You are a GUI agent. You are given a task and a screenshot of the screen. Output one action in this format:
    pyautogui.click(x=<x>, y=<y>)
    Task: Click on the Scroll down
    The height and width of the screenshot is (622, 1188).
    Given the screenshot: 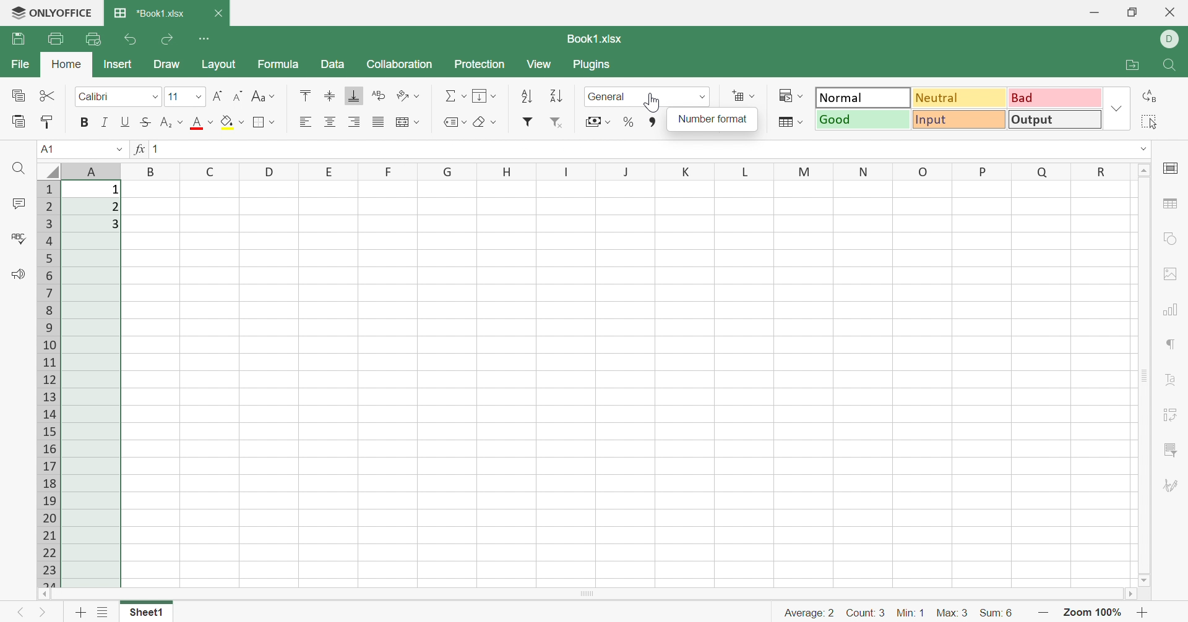 What is the action you would take?
    pyautogui.click(x=1143, y=581)
    